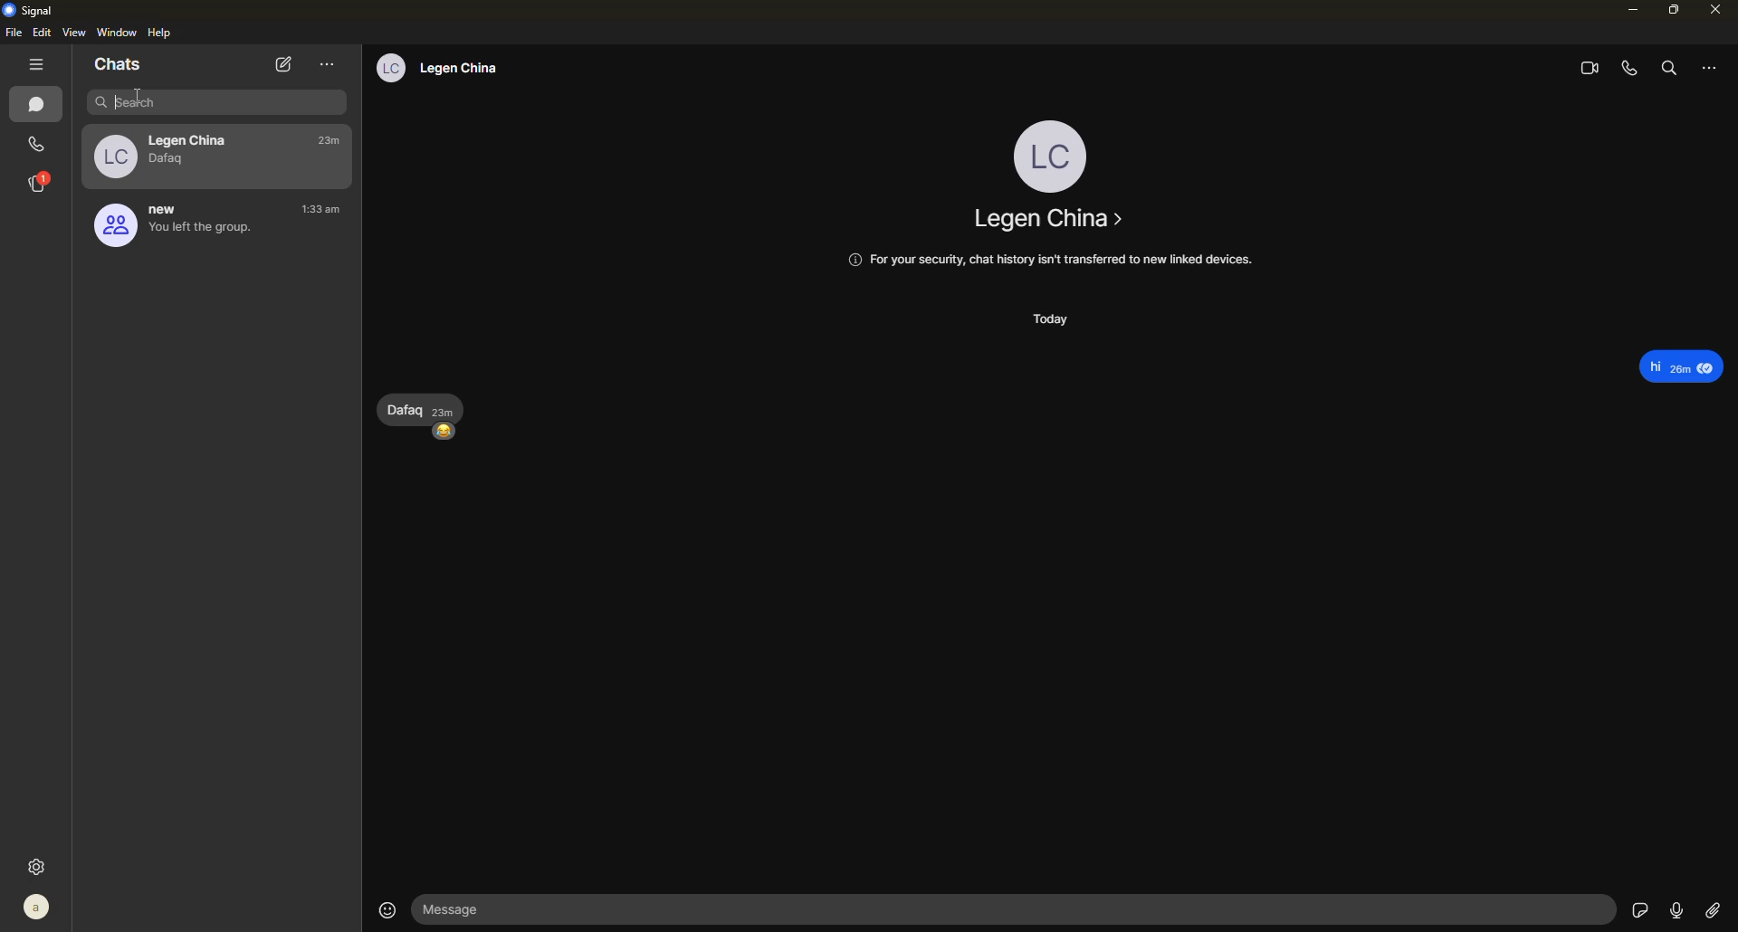 This screenshot has width=1738, height=932. Describe the element at coordinates (39, 908) in the screenshot. I see `profile` at that location.